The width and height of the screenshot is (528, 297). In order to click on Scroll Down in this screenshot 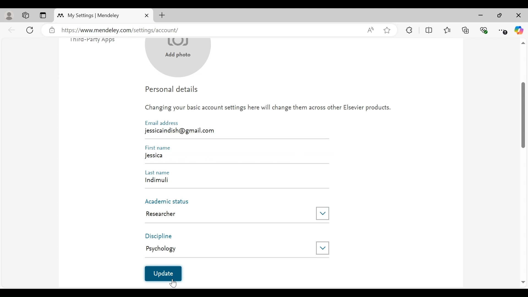, I will do `click(523, 282)`.